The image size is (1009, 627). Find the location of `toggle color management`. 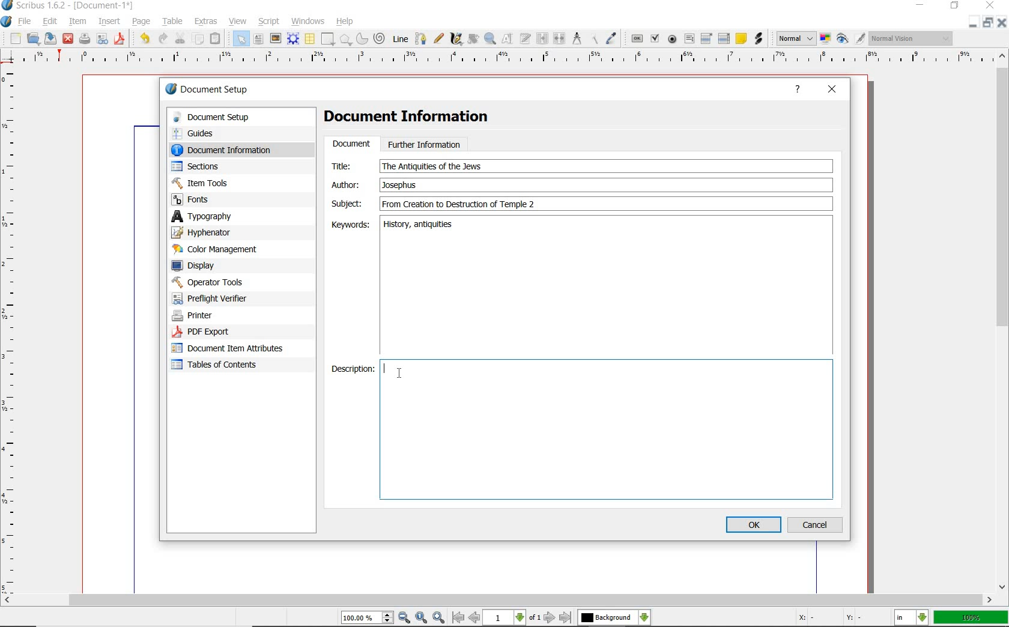

toggle color management is located at coordinates (825, 38).